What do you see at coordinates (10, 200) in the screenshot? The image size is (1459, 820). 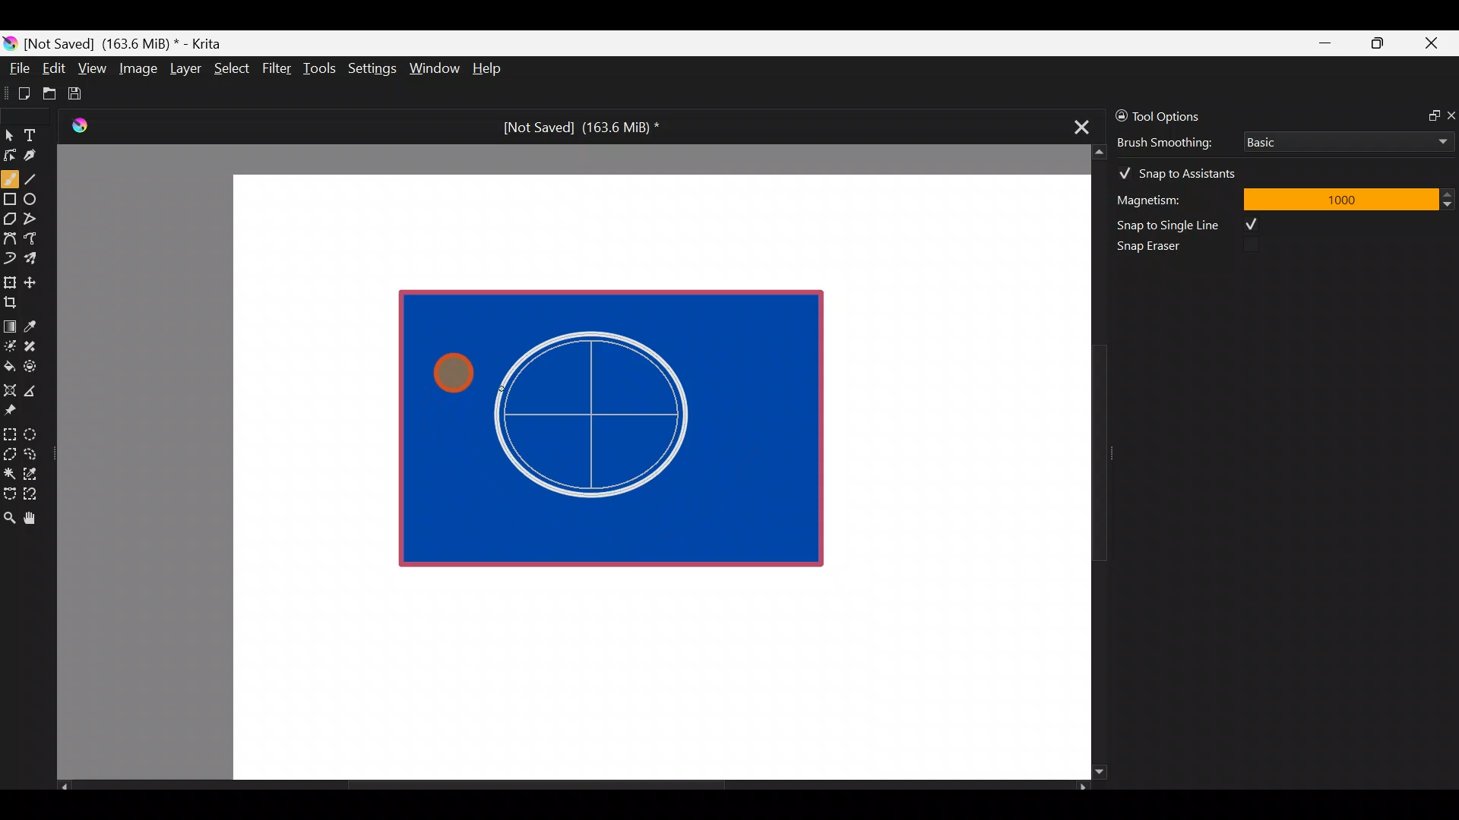 I see `Rectangle tool` at bounding box center [10, 200].